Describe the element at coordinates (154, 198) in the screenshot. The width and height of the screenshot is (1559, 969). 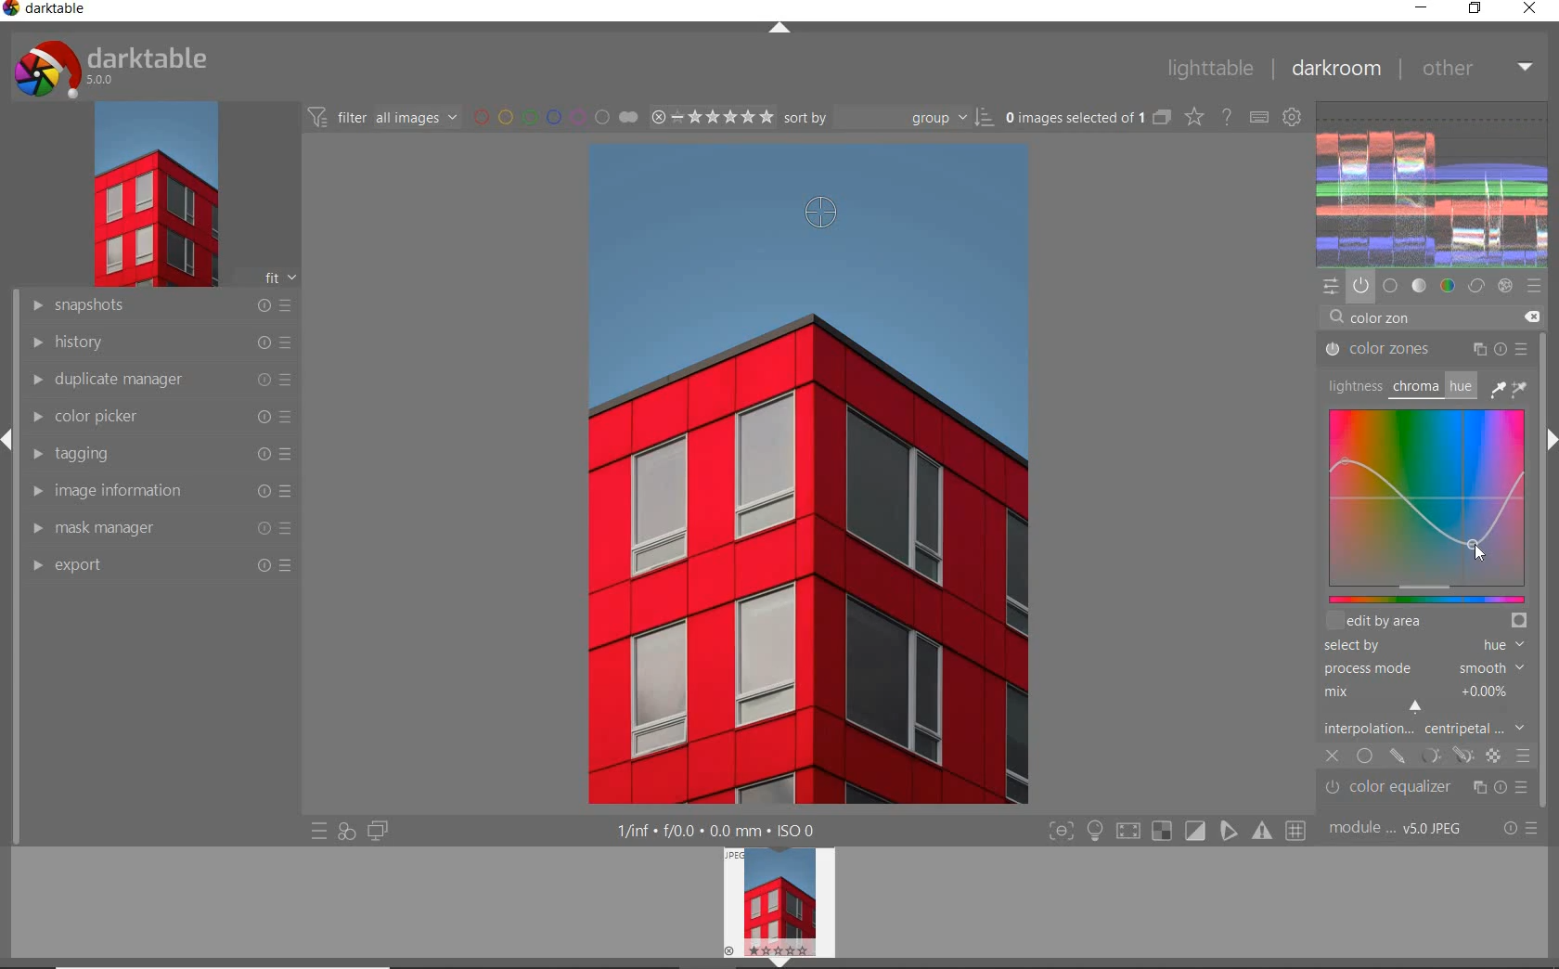
I see `image` at that location.